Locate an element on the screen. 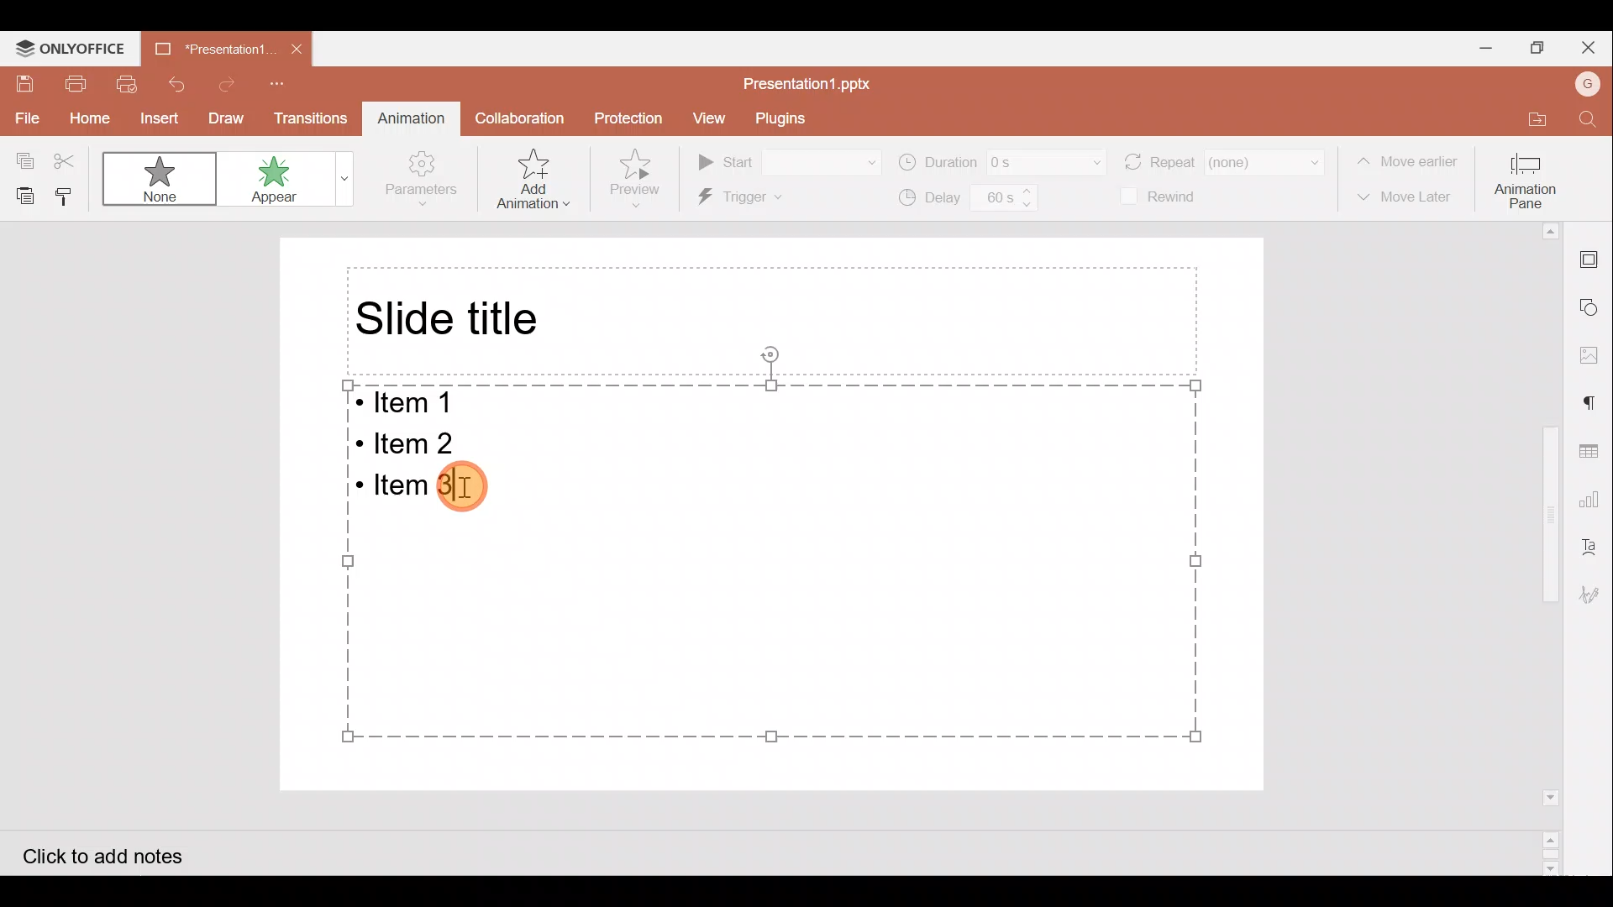 This screenshot has width=1613, height=907. Add animation is located at coordinates (534, 178).